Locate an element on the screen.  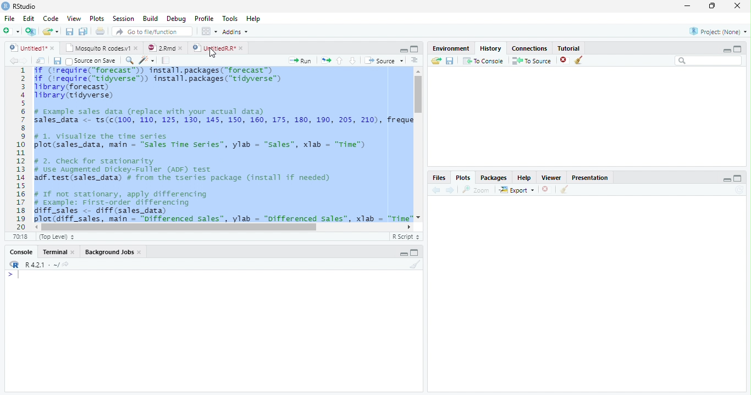
# If not stationary, apply differencing

# Example: First-order differencing

diff_sales <- diff (sales_data)

plot (diff sales. main = "Differenced Sales”. vlab = "Differenced sales”. xlab = "Time" is located at coordinates (223, 206).